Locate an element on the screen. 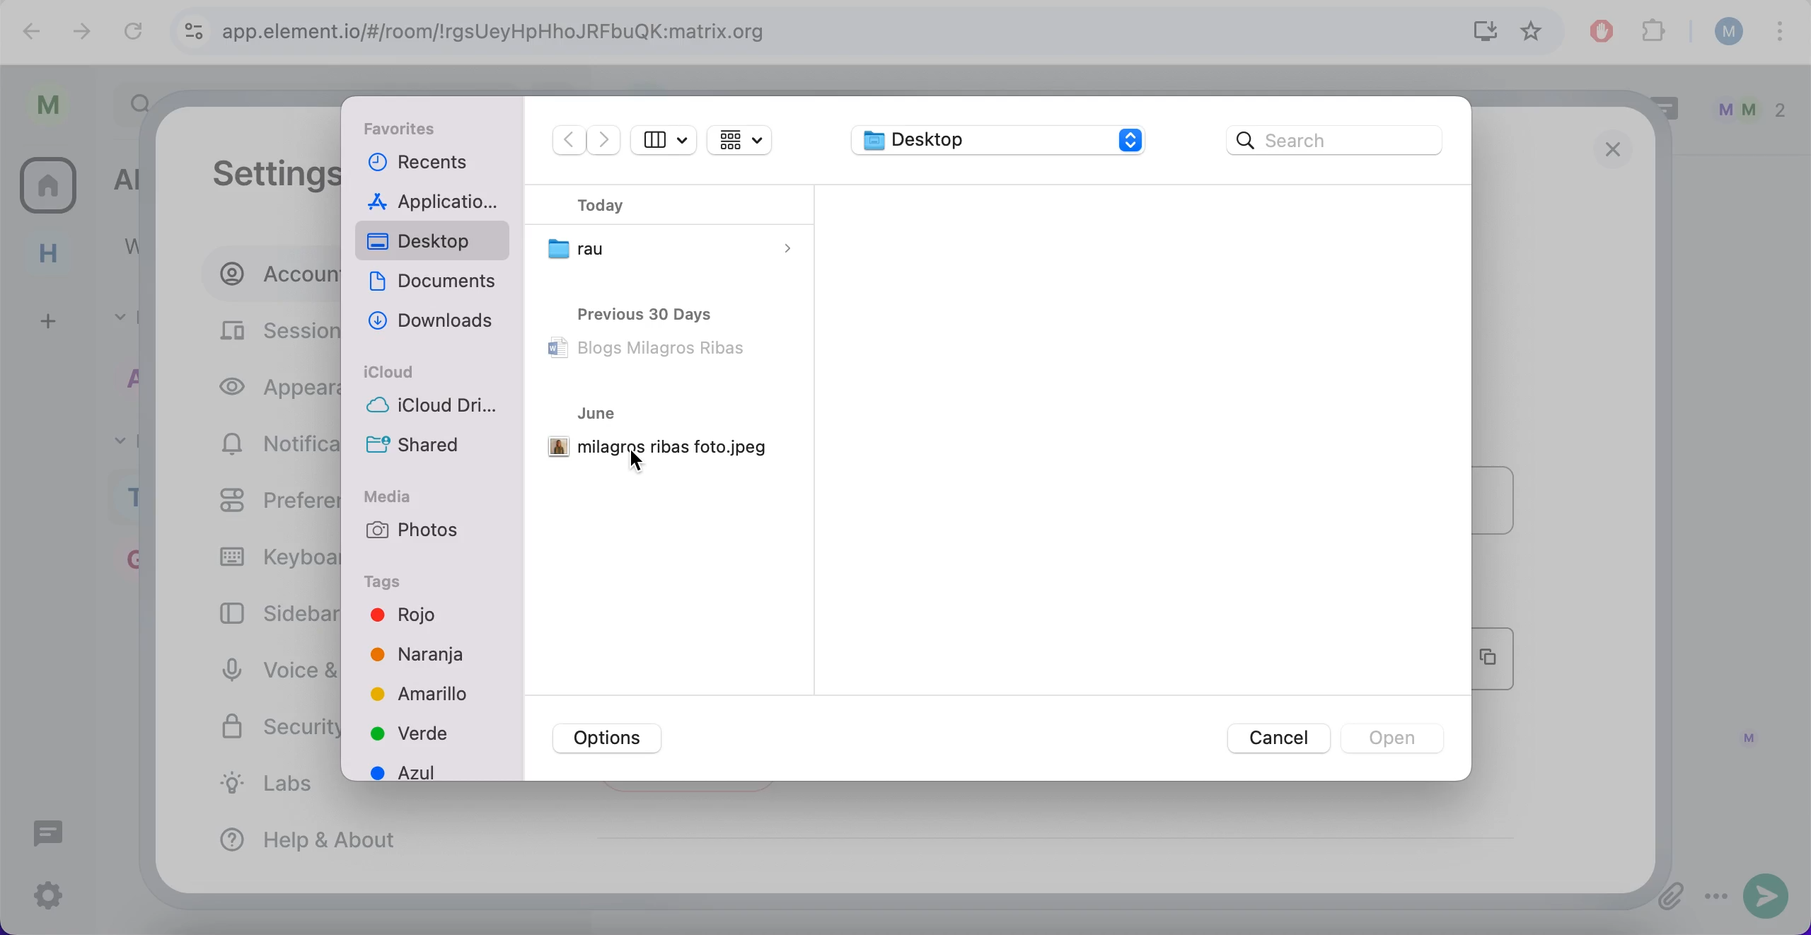 The width and height of the screenshot is (1811, 935). backward is located at coordinates (25, 32).